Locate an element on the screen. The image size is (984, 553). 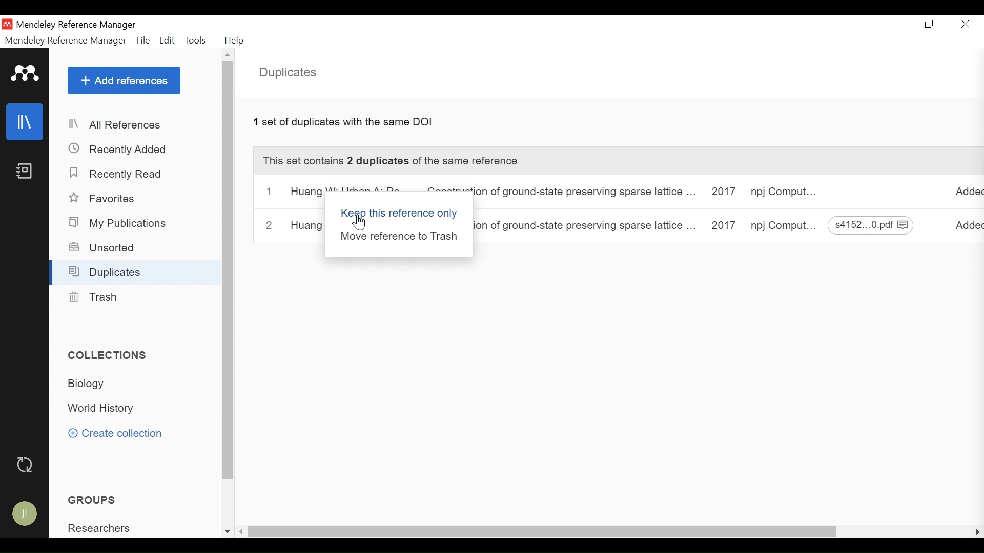
Recently Read is located at coordinates (118, 173).